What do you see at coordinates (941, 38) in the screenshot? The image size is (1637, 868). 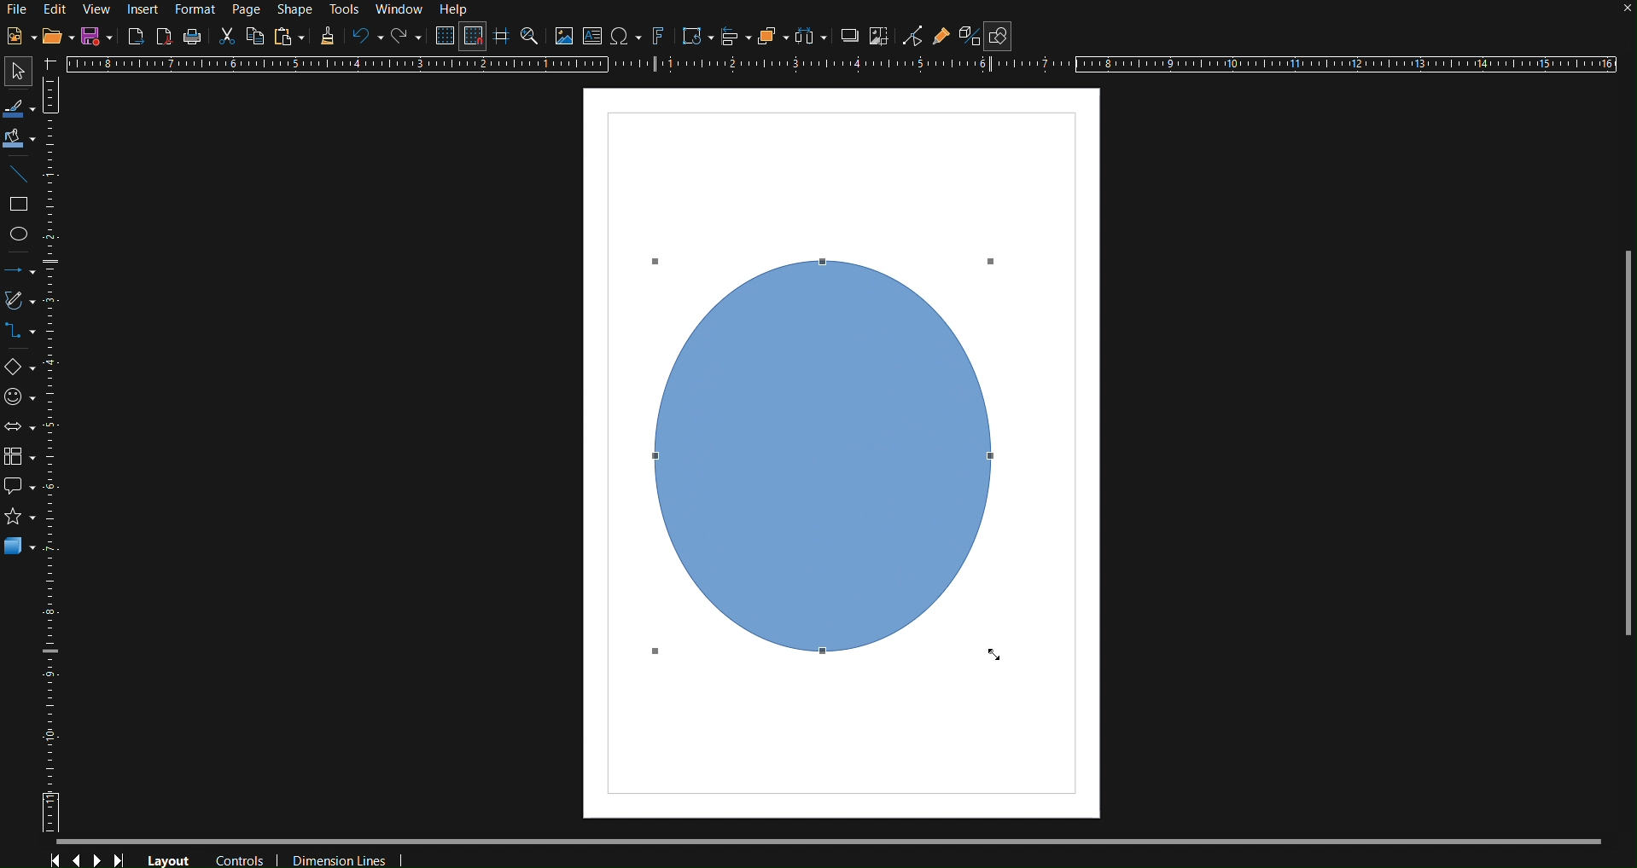 I see `Show Gluepoint Functions` at bounding box center [941, 38].